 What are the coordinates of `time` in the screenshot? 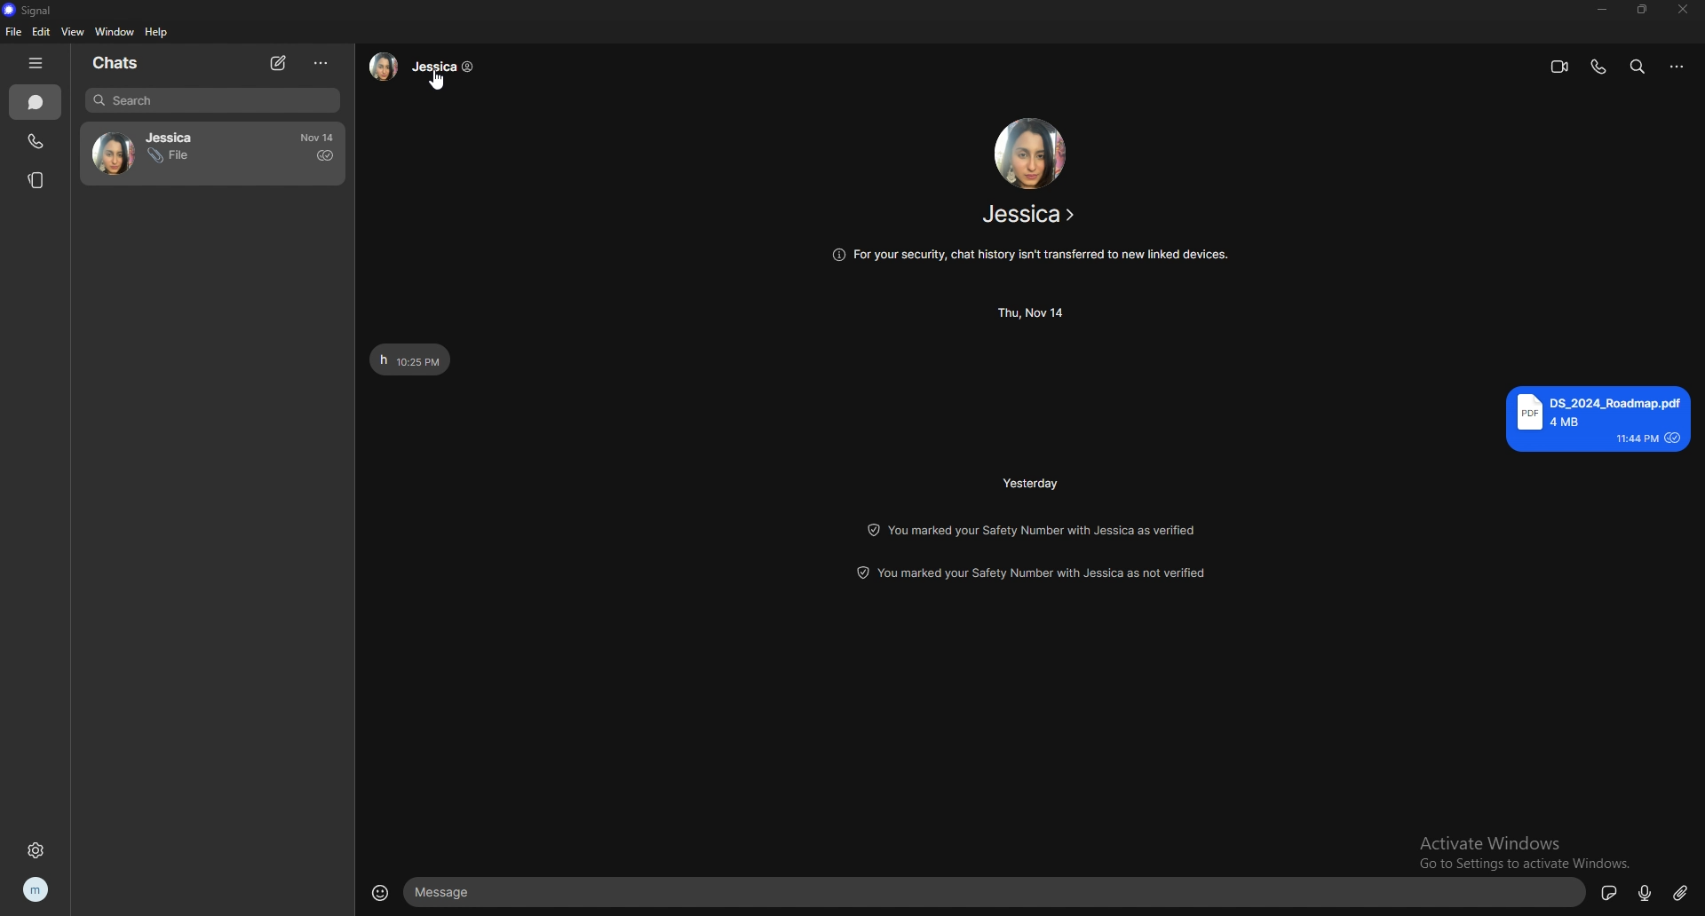 It's located at (317, 138).